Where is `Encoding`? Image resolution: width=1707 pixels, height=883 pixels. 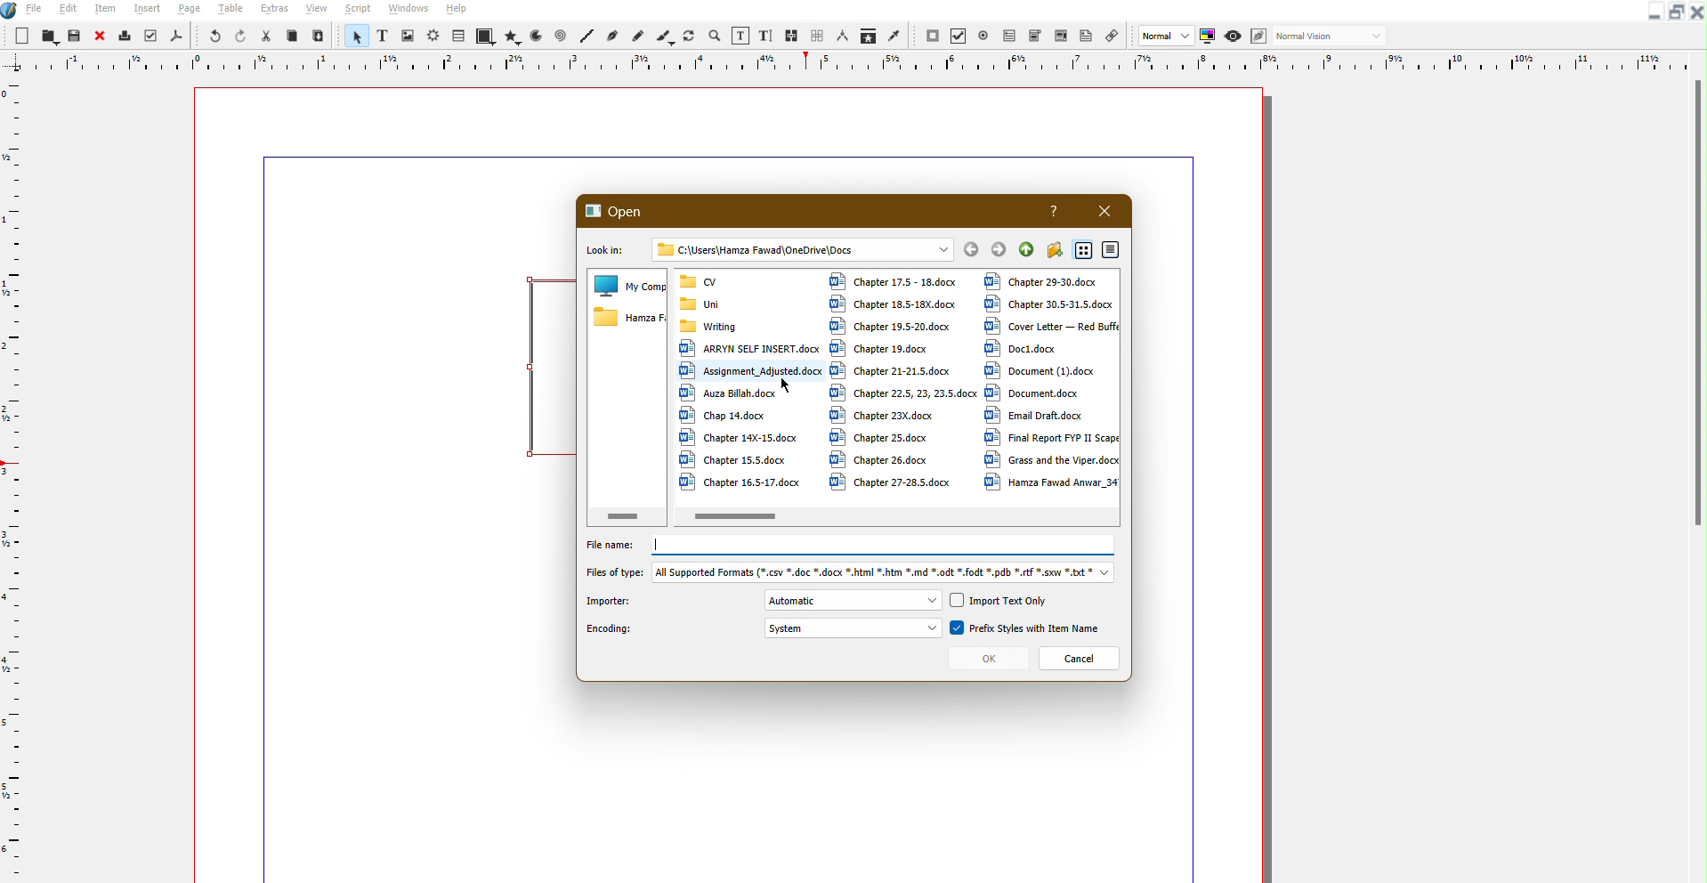
Encoding is located at coordinates (853, 629).